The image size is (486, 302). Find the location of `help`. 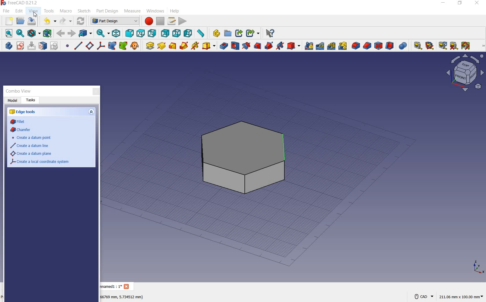

help is located at coordinates (178, 11).